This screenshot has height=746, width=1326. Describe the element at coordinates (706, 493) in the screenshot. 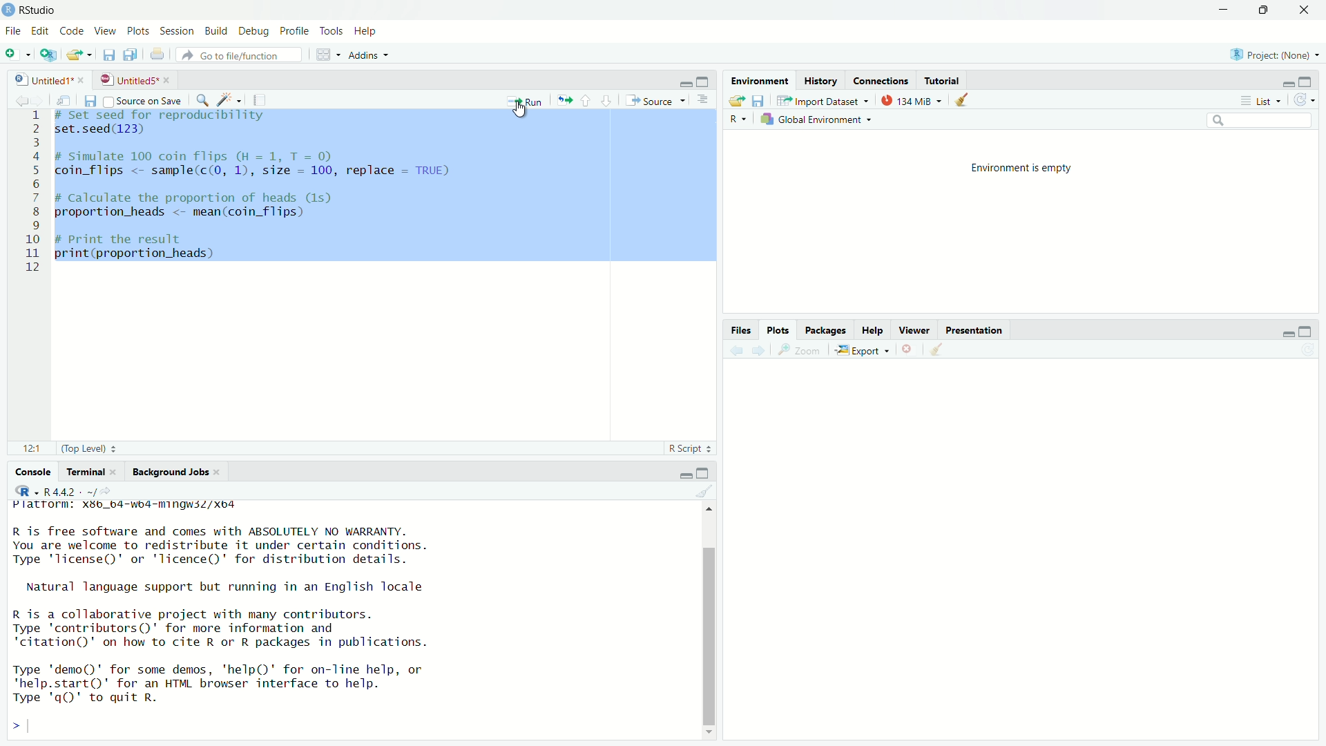

I see `clear console` at that location.